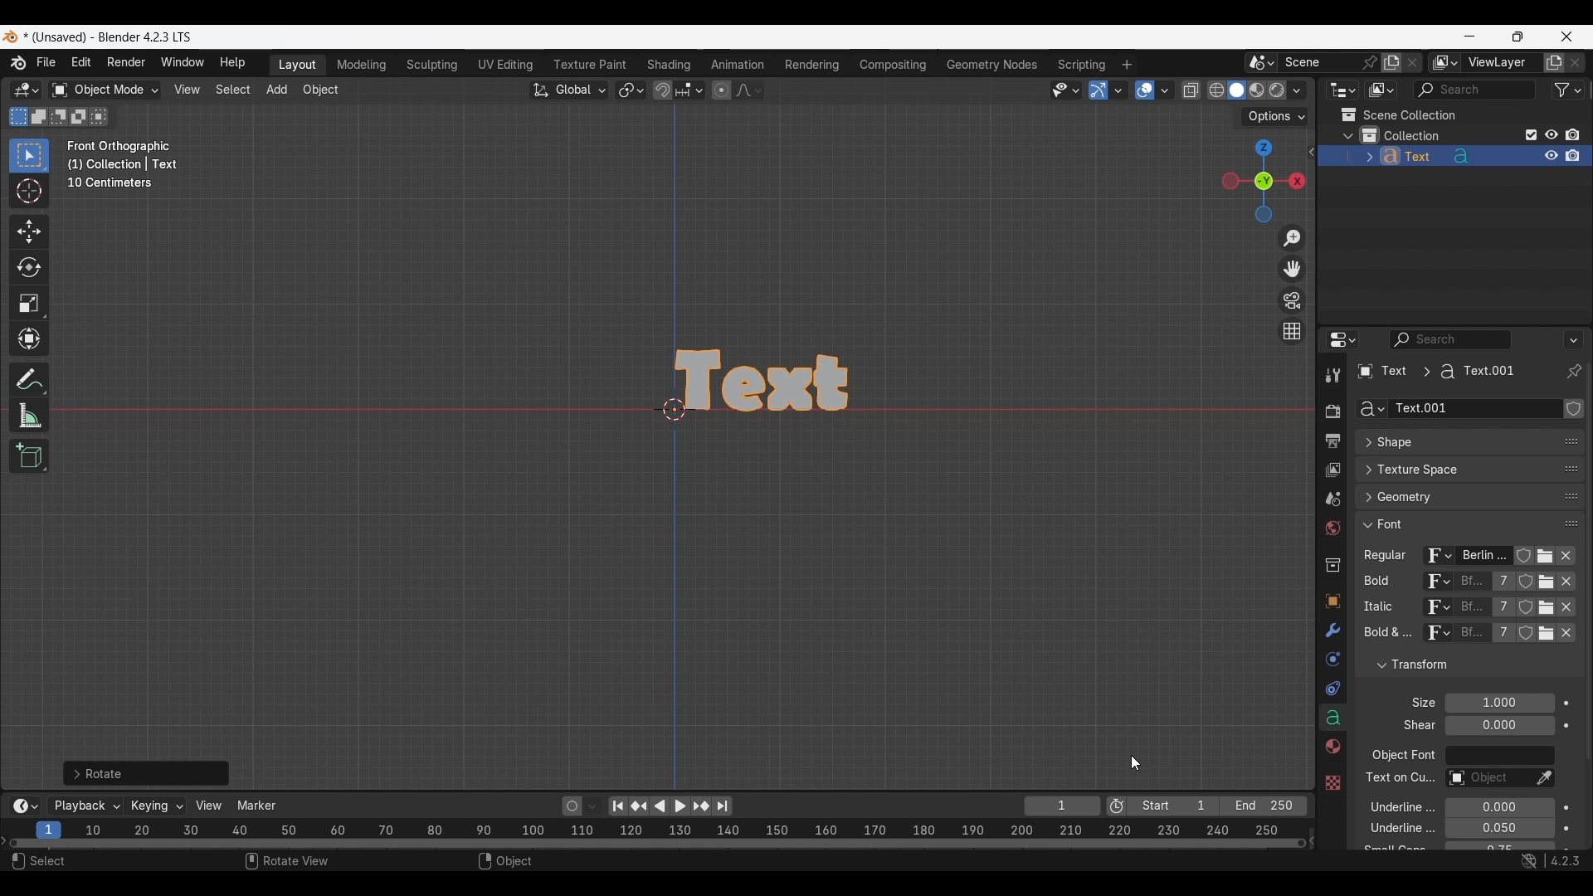 This screenshot has width=1593, height=896. What do you see at coordinates (1558, 636) in the screenshot?
I see `unlink respective attribute` at bounding box center [1558, 636].